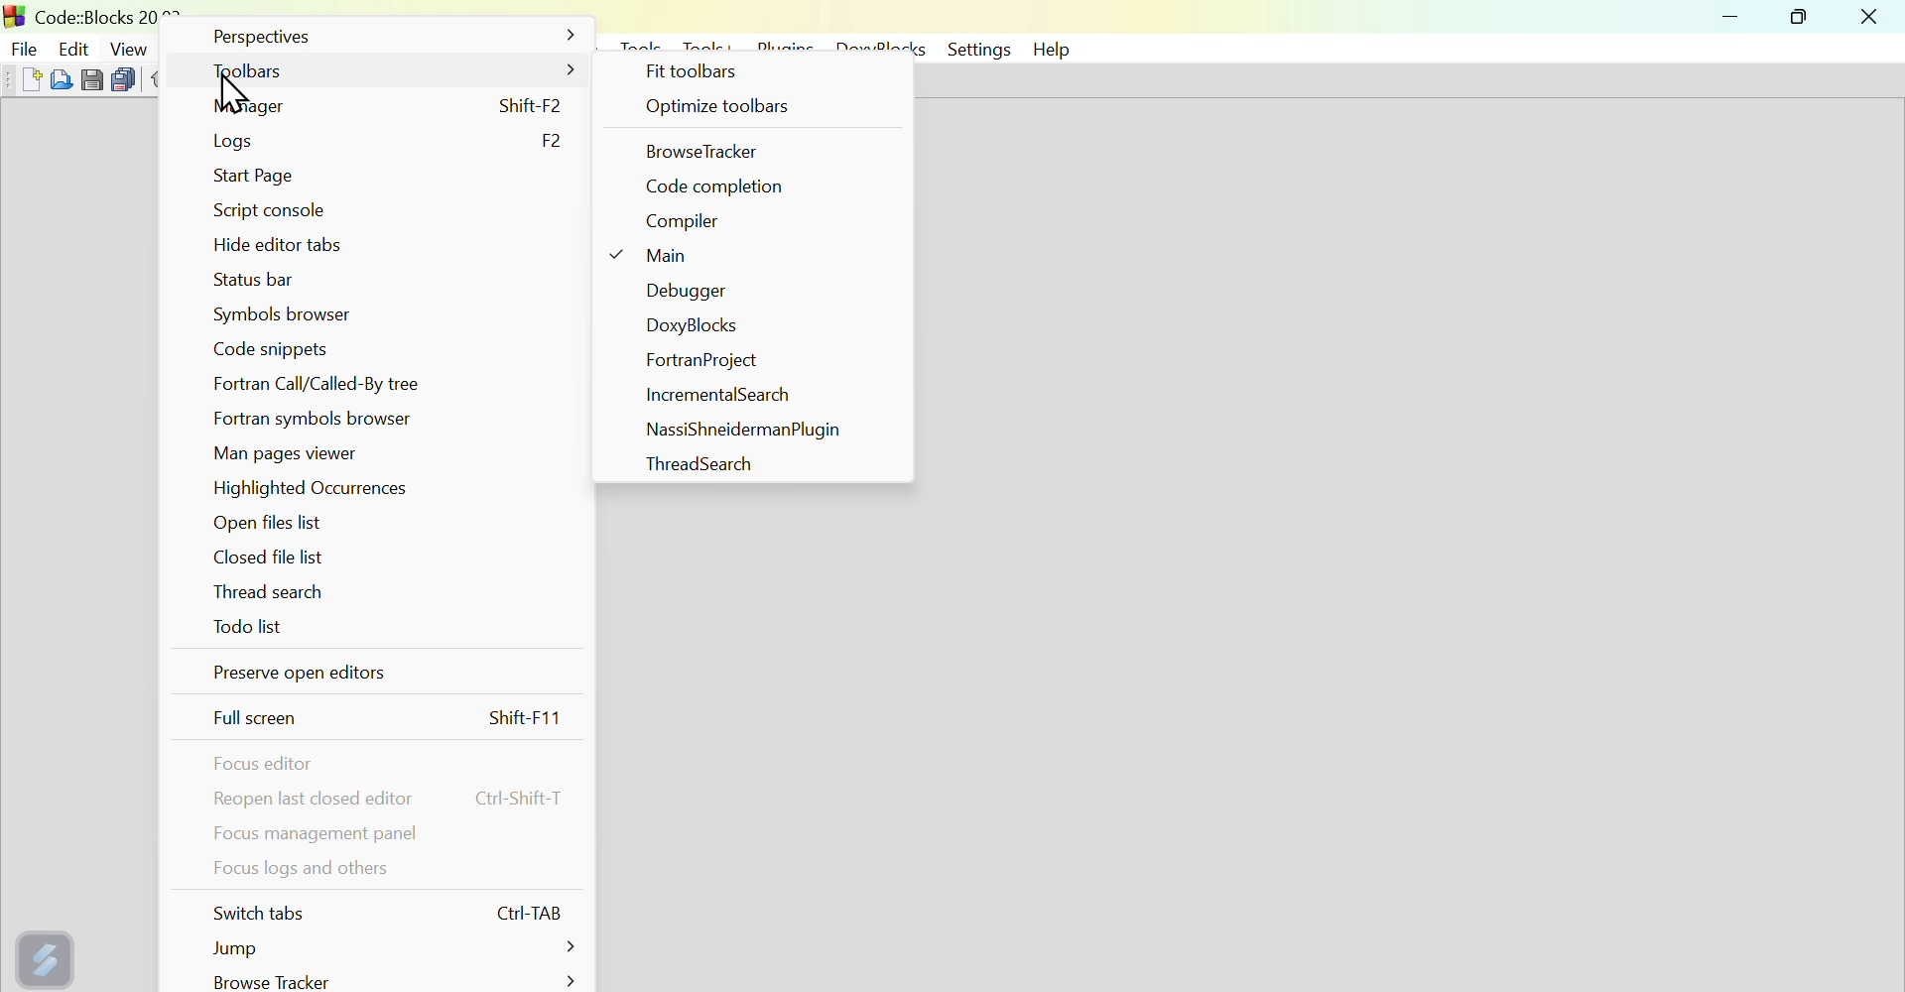  I want to click on Fortran symbols browser, so click(324, 418).